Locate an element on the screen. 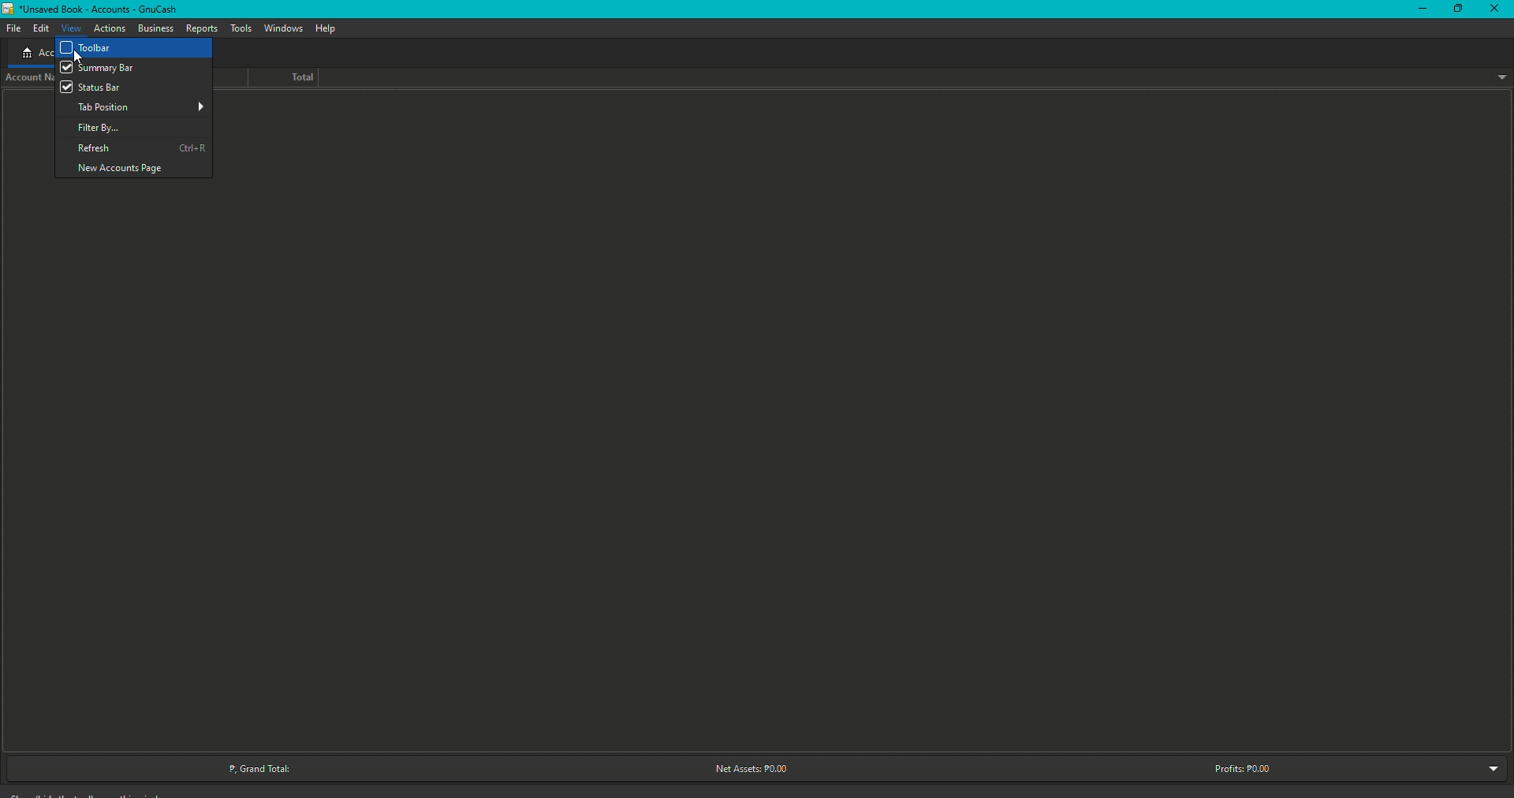  Ctrl + R is located at coordinates (194, 146).